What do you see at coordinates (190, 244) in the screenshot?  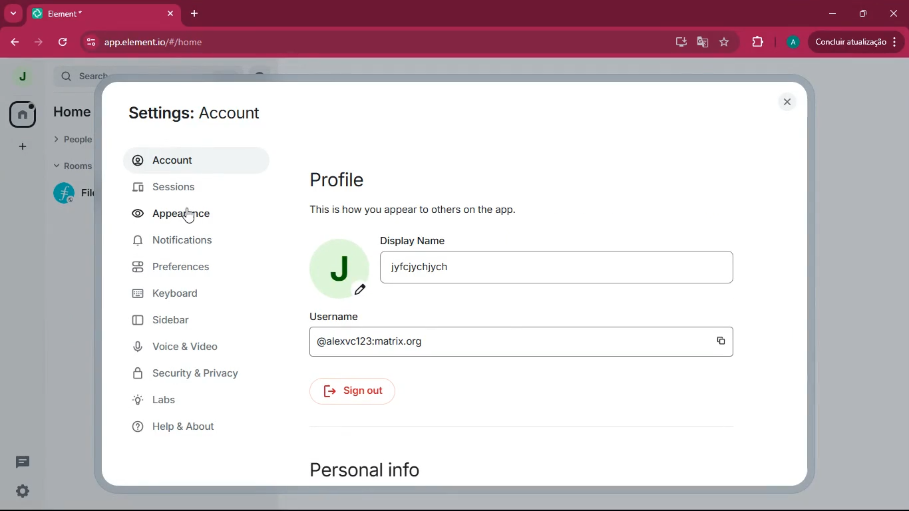 I see `notifications` at bounding box center [190, 244].